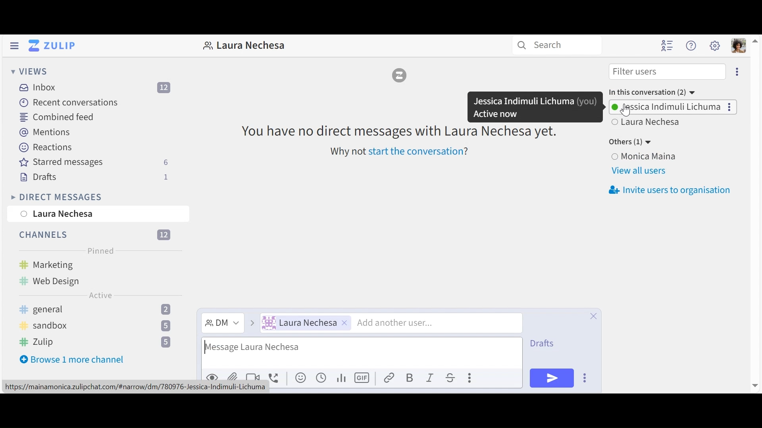 This screenshot has width=762, height=428. What do you see at coordinates (53, 46) in the screenshot?
I see `Go to Home View (inbox)` at bounding box center [53, 46].